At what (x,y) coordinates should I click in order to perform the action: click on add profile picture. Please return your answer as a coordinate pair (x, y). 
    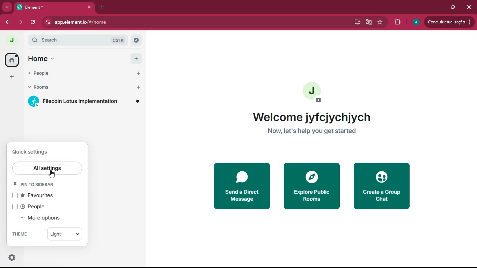
    Looking at the image, I should click on (313, 93).